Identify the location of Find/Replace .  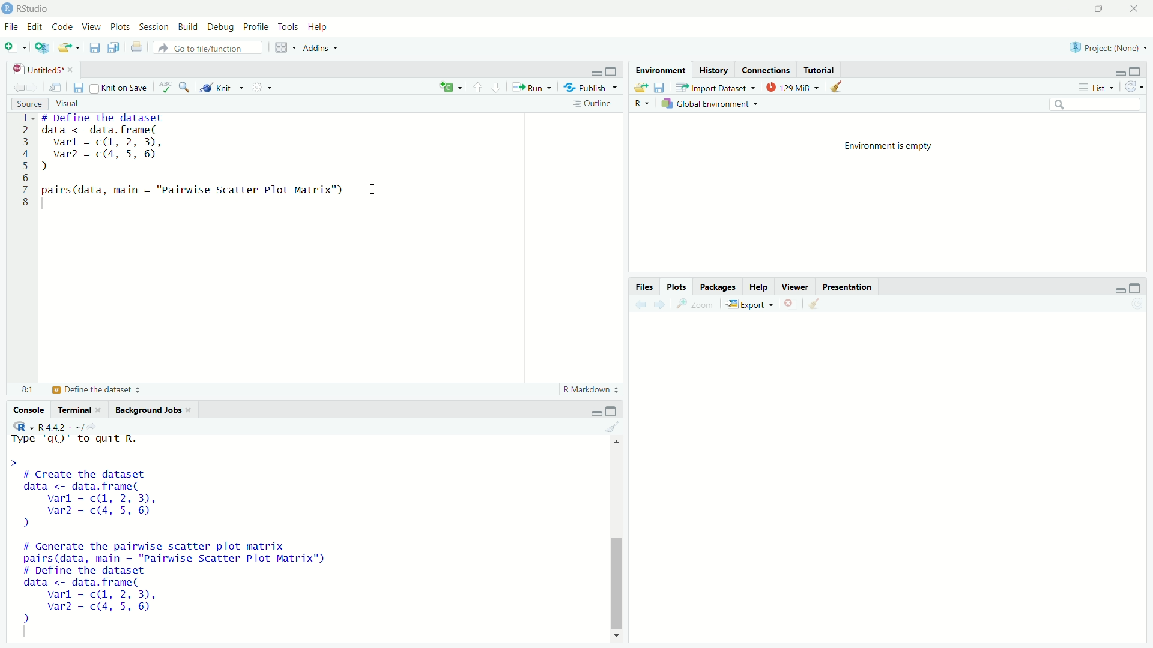
(184, 86).